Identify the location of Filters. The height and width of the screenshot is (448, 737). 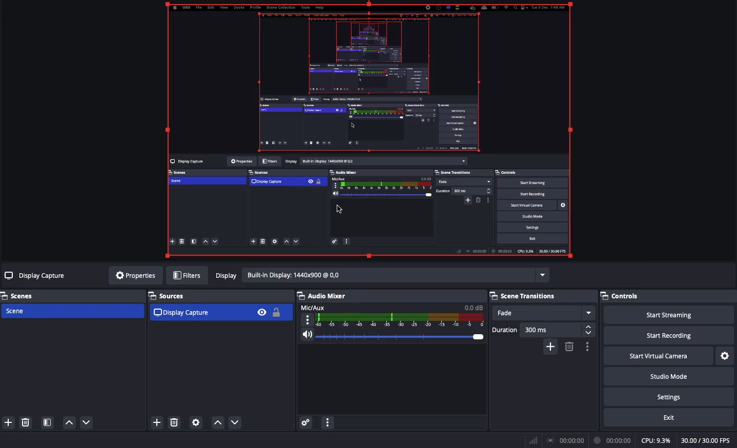
(189, 274).